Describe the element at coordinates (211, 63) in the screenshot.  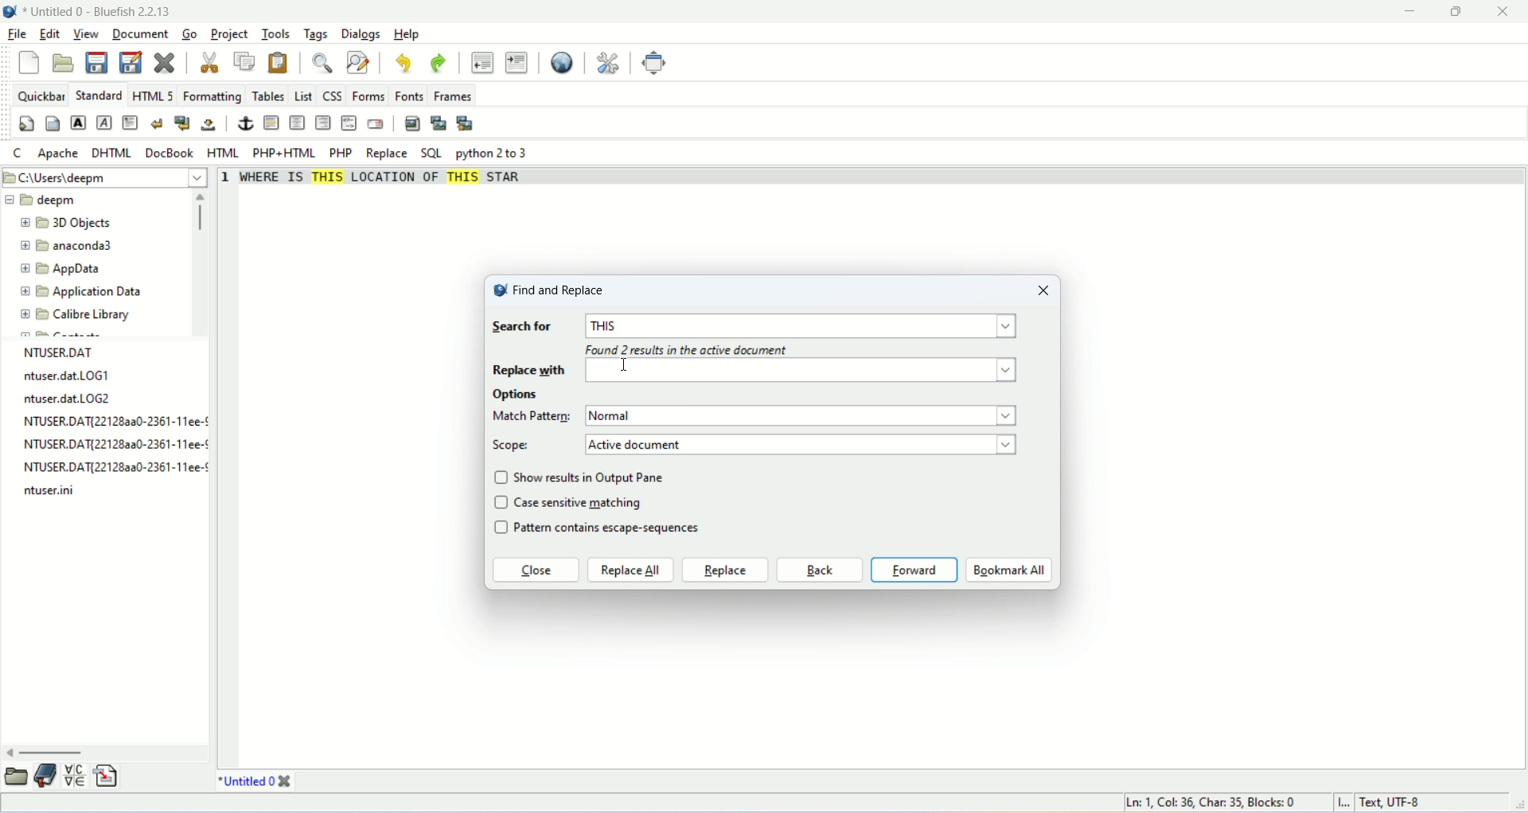
I see `cut` at that location.